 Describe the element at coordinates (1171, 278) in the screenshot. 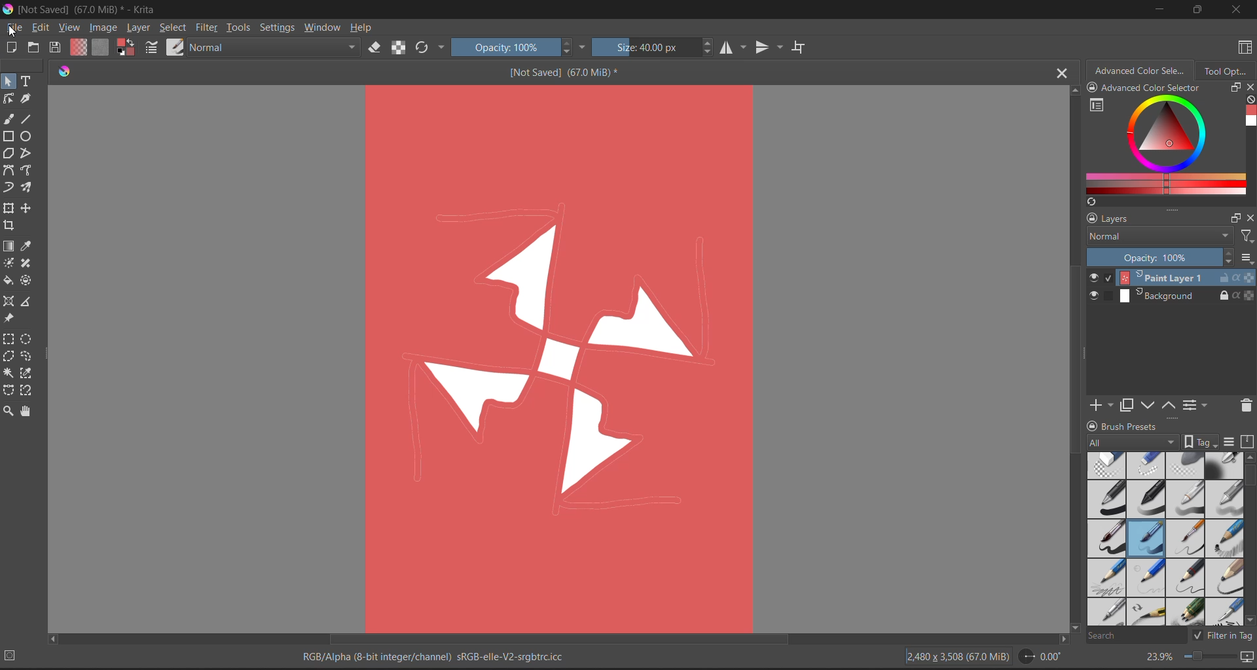

I see `layer` at that location.